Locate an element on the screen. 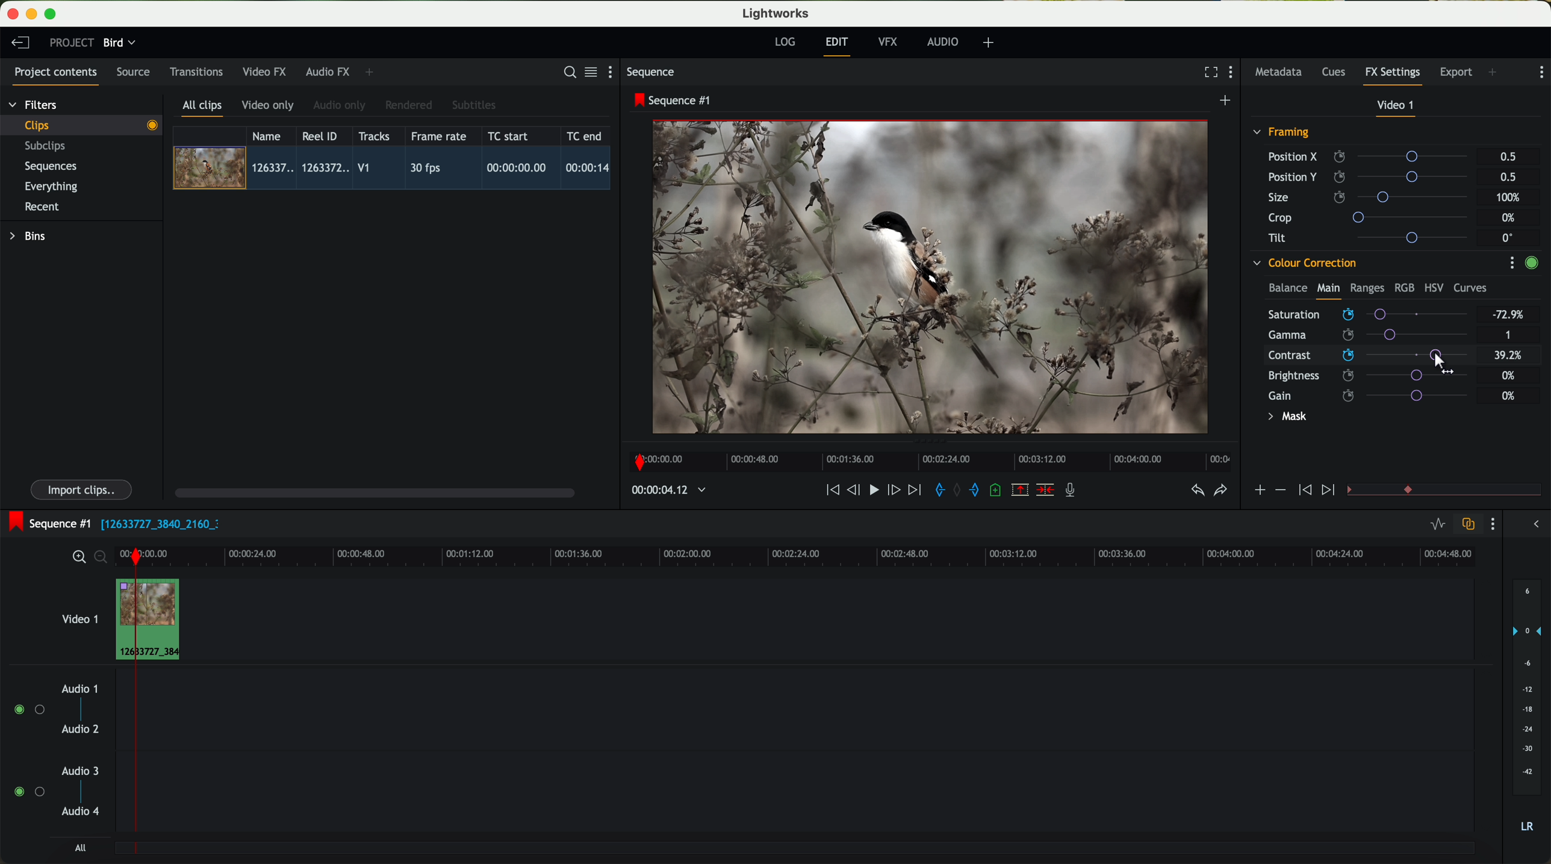 The width and height of the screenshot is (1551, 864). 73.8% is located at coordinates (1509, 315).